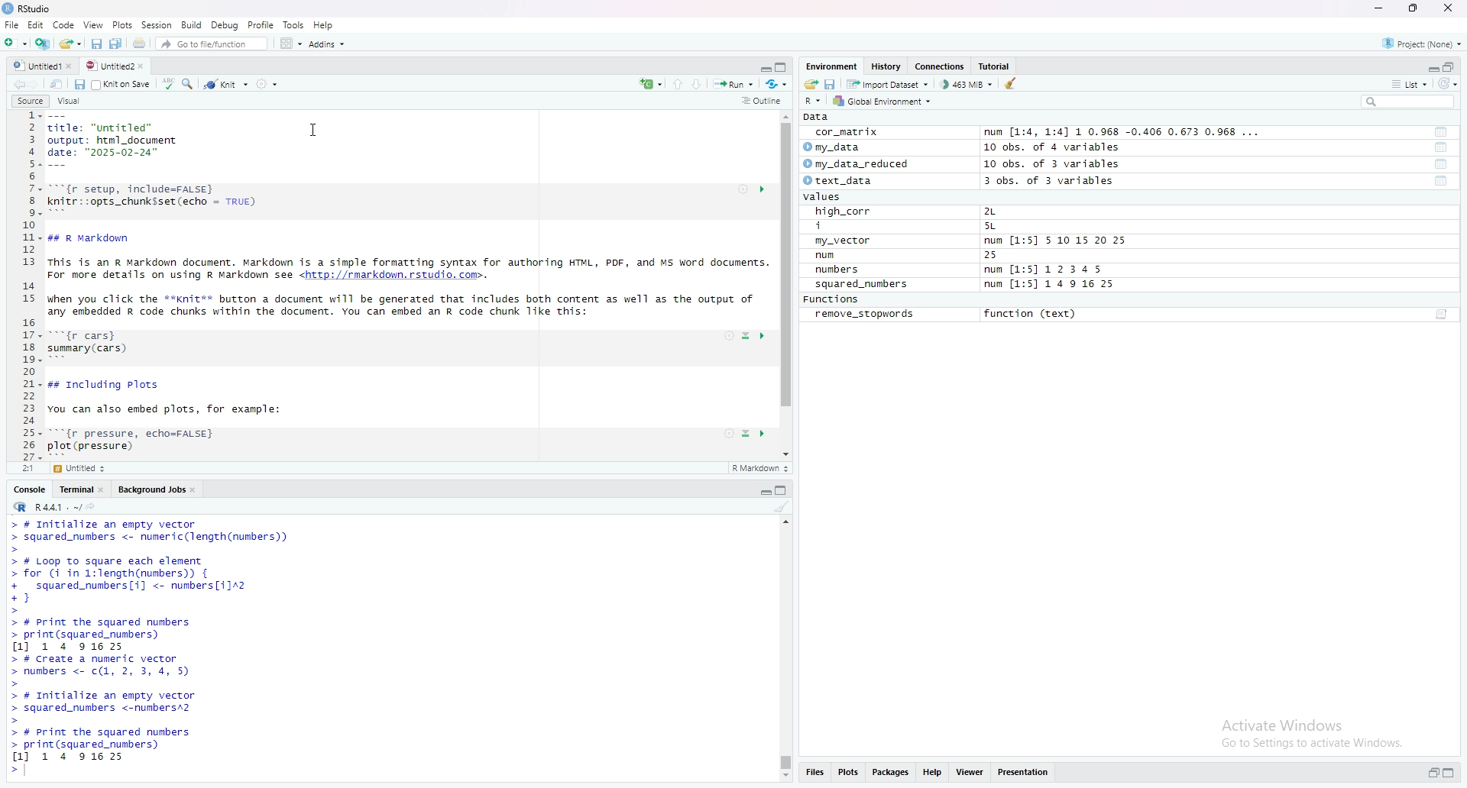 This screenshot has height=788, width=1467. I want to click on New File, so click(15, 44).